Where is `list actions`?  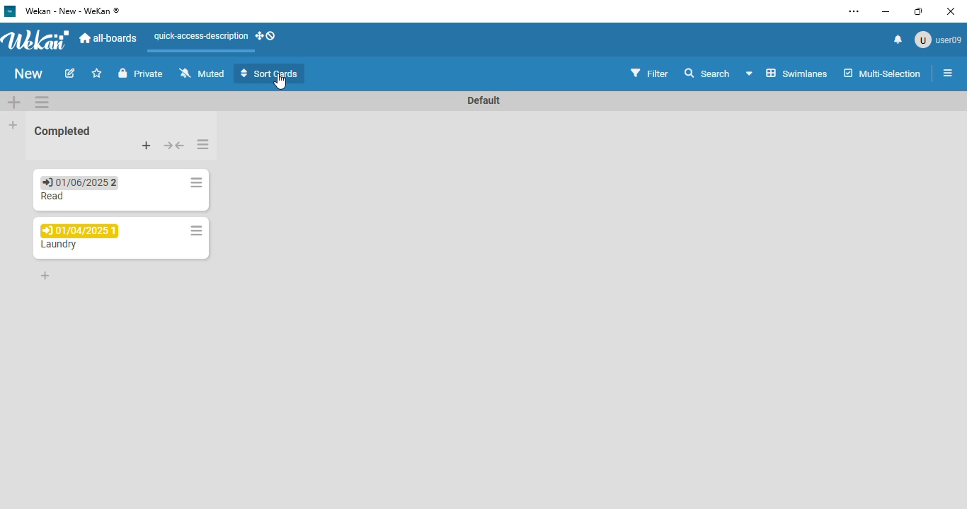 list actions is located at coordinates (203, 144).